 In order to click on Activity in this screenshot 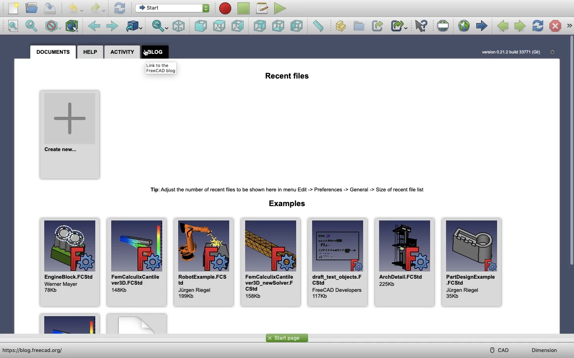, I will do `click(122, 52)`.